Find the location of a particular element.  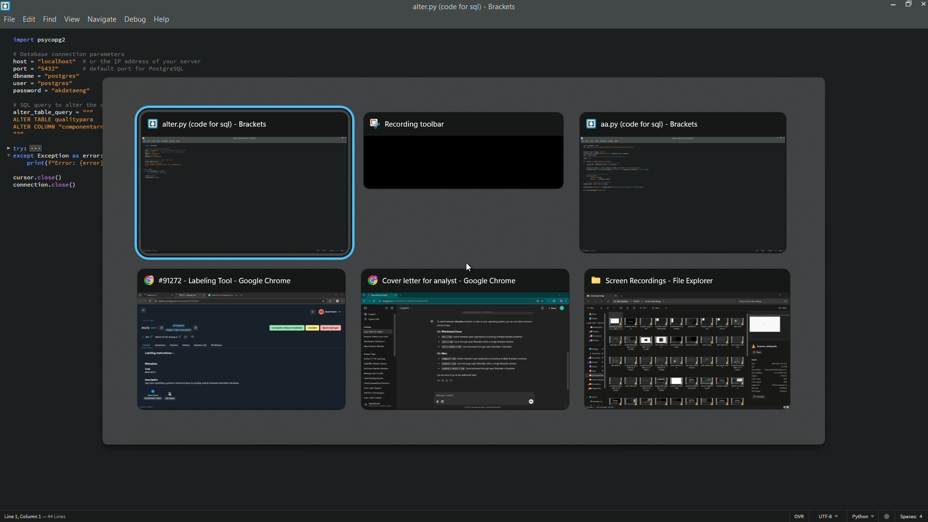

#91272 - labeling tool - Google Chrome  is located at coordinates (242, 339).